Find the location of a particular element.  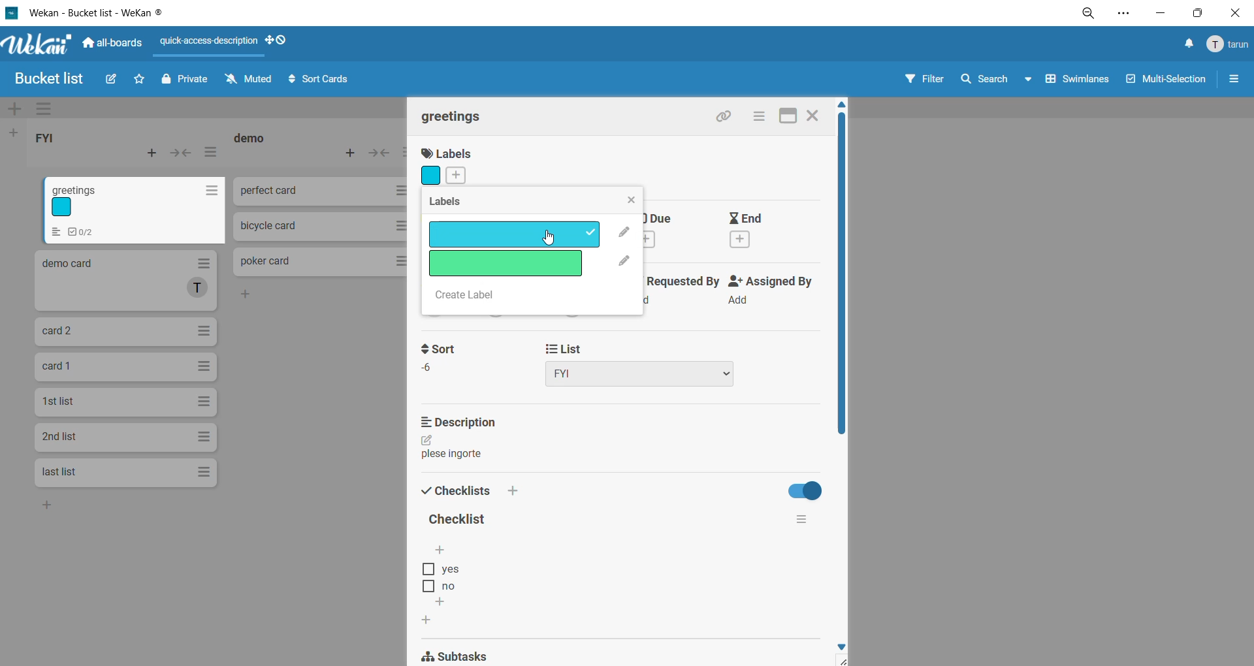

hide completed checklist is located at coordinates (805, 490).